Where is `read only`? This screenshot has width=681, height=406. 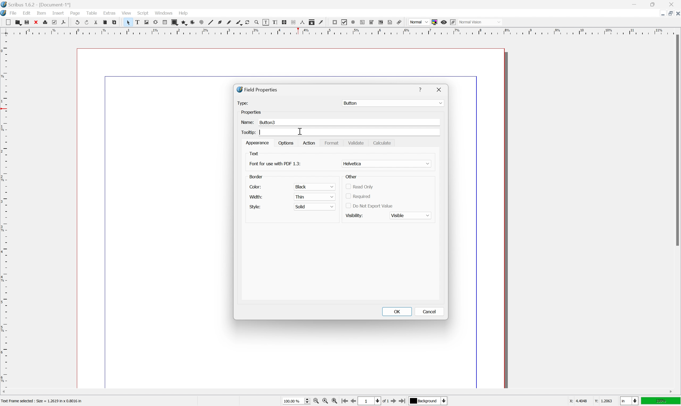
read only is located at coordinates (360, 187).